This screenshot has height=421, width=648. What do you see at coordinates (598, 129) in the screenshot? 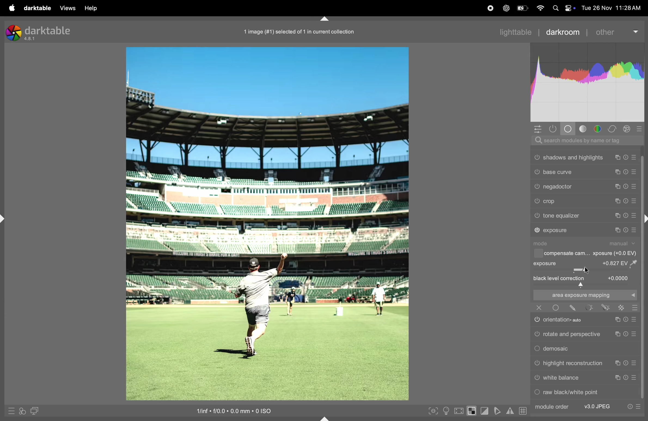
I see `color` at bounding box center [598, 129].